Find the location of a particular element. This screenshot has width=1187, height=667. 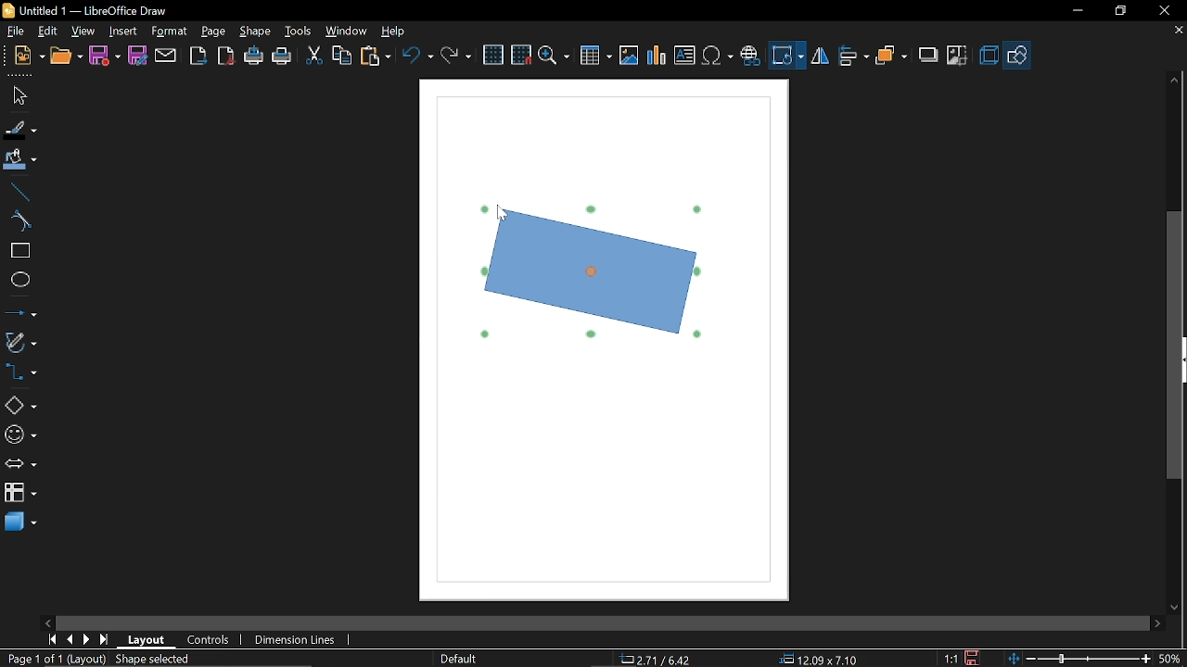

Redo is located at coordinates (454, 55).